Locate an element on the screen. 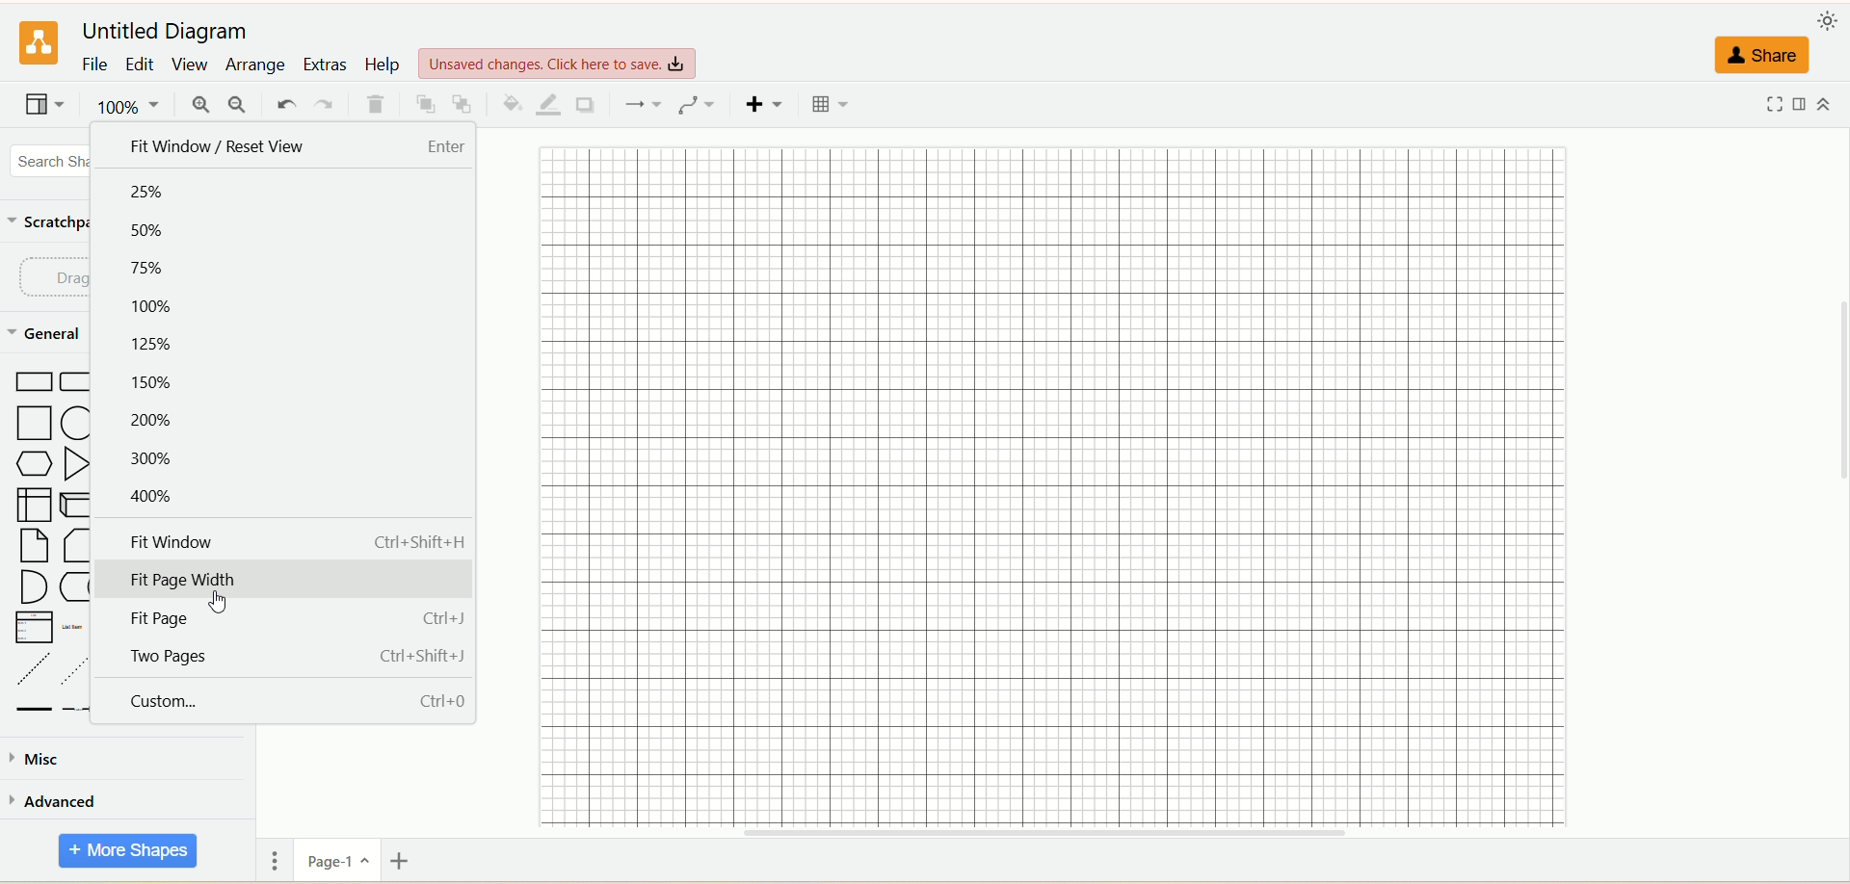  zoom factor is located at coordinates (134, 110).